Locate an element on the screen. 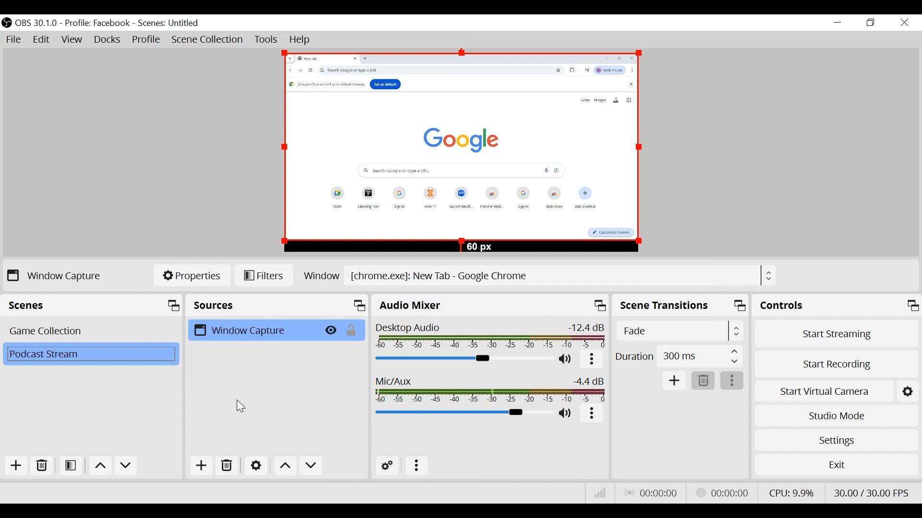  Mic/Aux is located at coordinates (490, 389).